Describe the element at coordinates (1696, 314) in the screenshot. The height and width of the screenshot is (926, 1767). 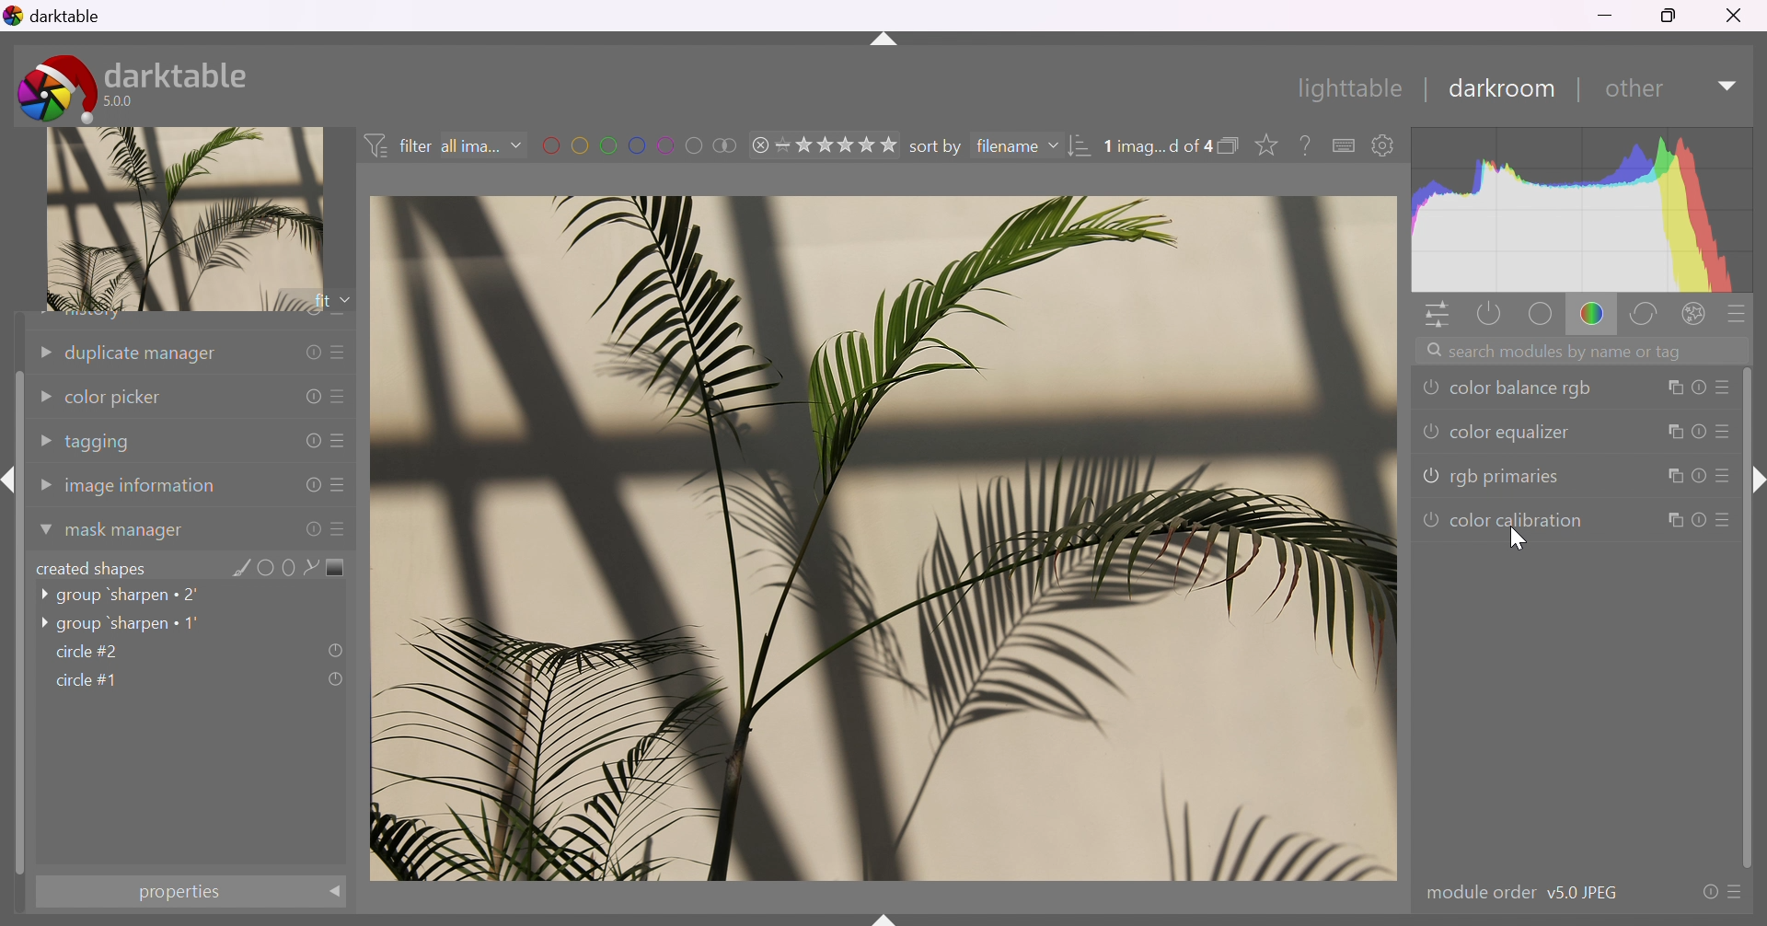
I see `effect` at that location.